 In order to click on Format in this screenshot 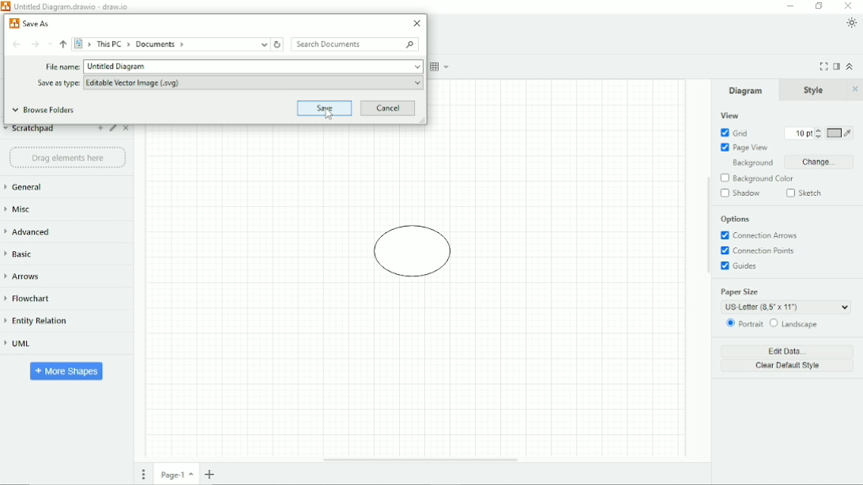, I will do `click(836, 67)`.